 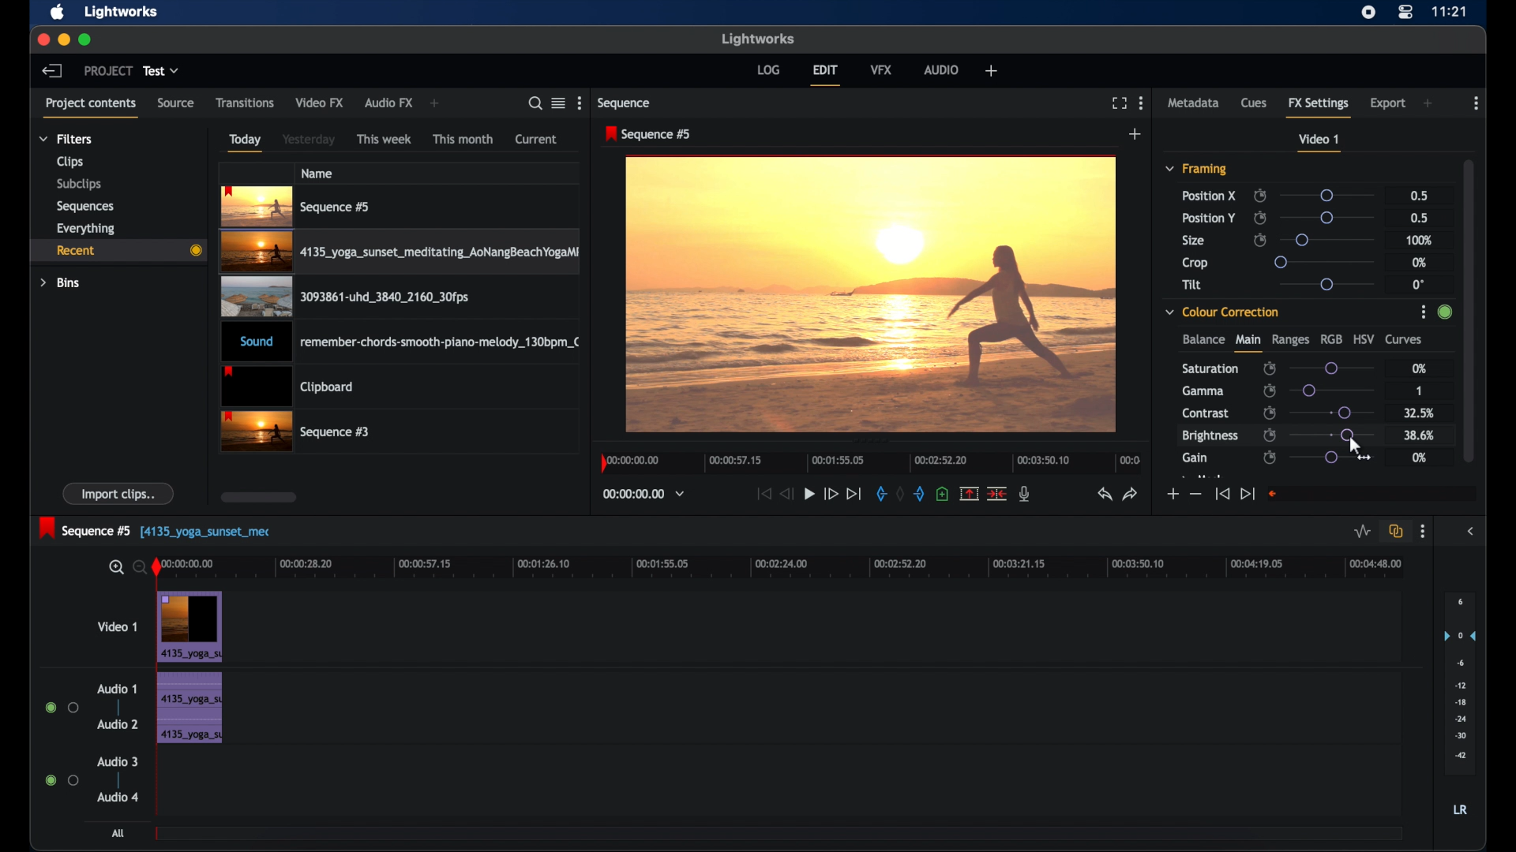 I want to click on fx settings, so click(x=1319, y=105).